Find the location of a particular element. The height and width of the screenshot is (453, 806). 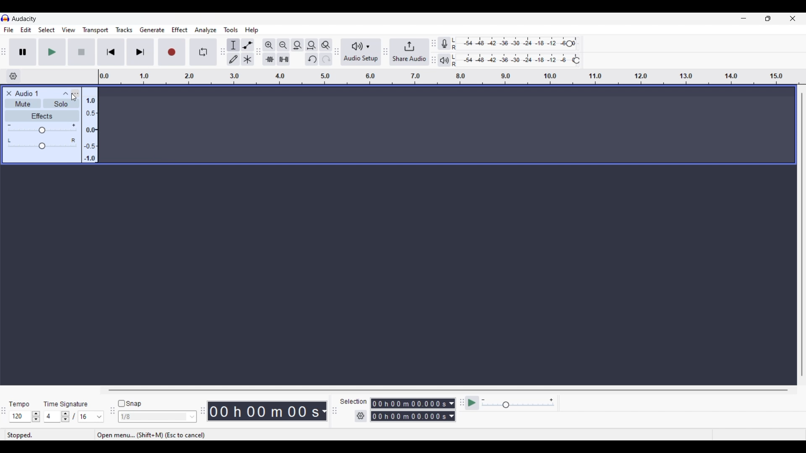

Close interface is located at coordinates (793, 18).